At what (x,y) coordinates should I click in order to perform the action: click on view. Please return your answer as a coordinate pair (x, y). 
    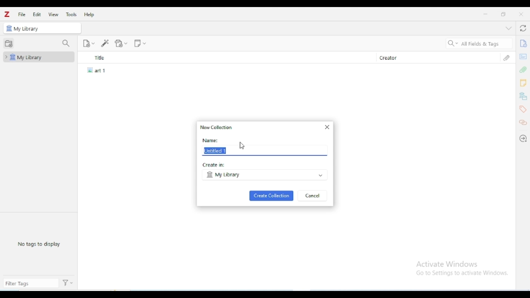
    Looking at the image, I should click on (53, 14).